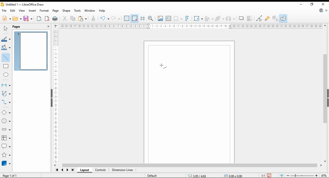 This screenshot has width=329, height=178. I want to click on shadows, so click(241, 19).